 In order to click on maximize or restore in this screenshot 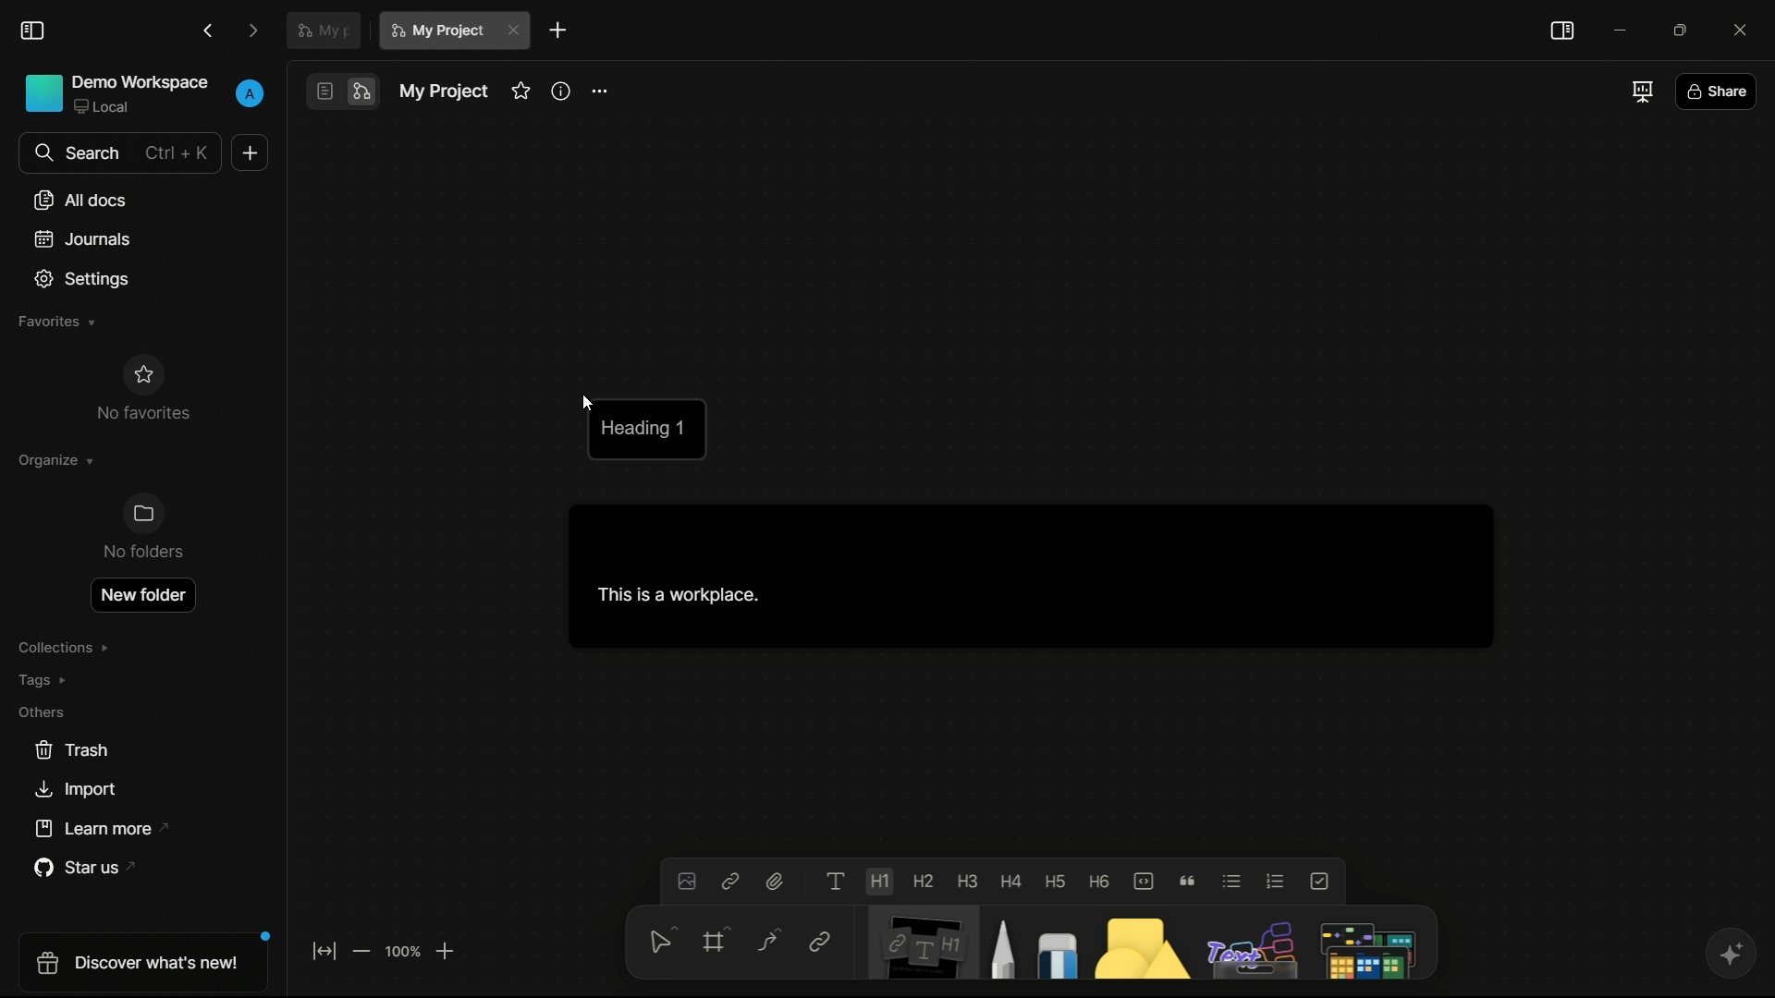, I will do `click(1683, 30)`.